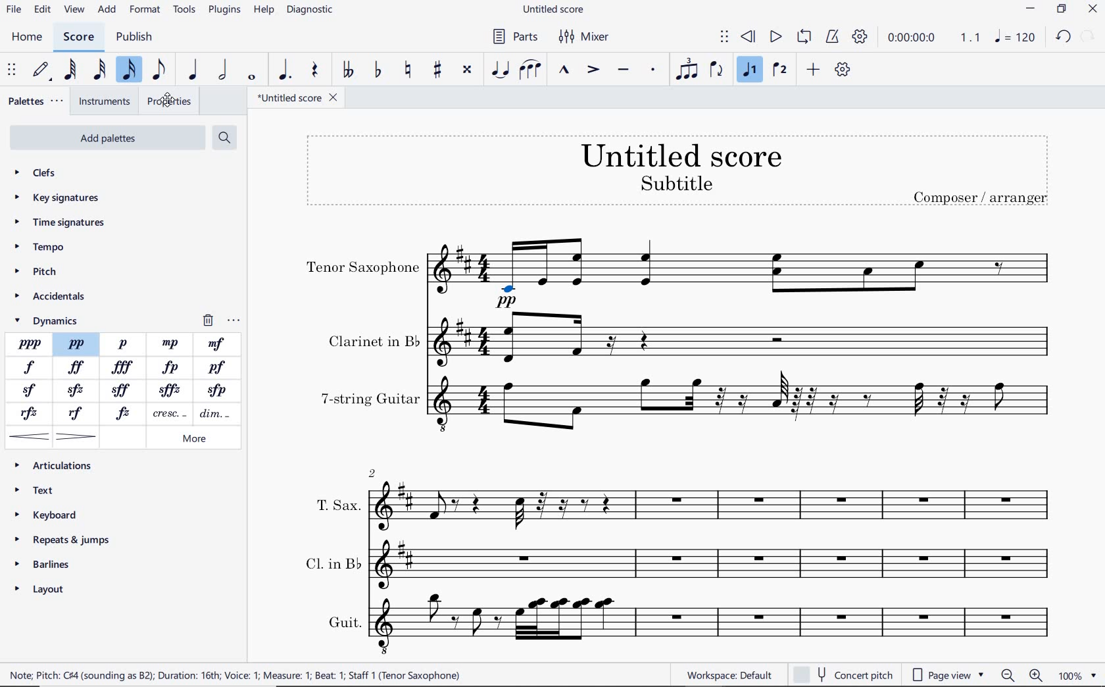 The image size is (1105, 687). Describe the element at coordinates (51, 172) in the screenshot. I see `clefs` at that location.